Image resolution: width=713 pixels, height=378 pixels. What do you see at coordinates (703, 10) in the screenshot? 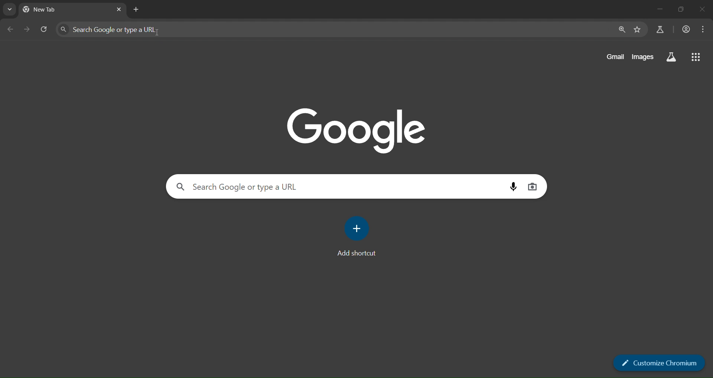
I see `close` at bounding box center [703, 10].